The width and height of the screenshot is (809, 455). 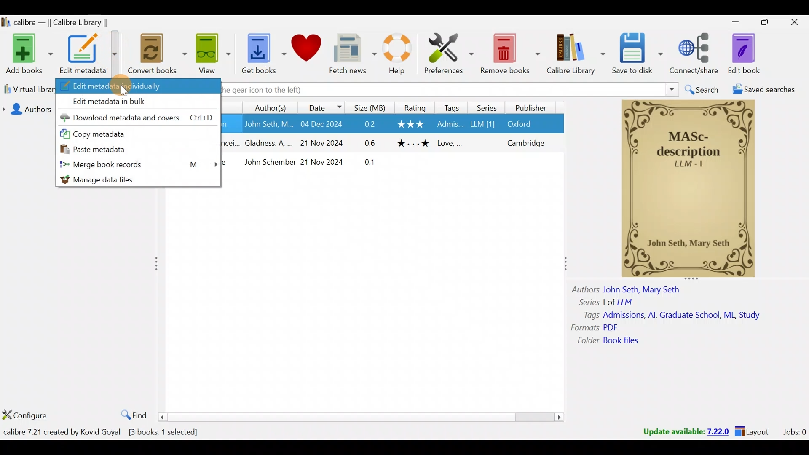 What do you see at coordinates (613, 327) in the screenshot?
I see `` at bounding box center [613, 327].